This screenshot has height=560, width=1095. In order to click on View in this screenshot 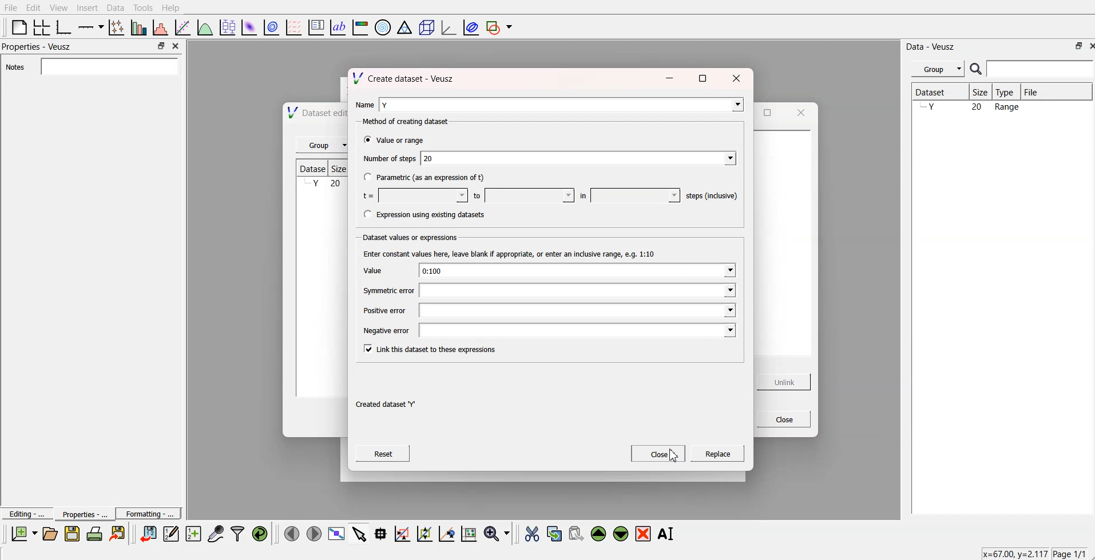, I will do `click(59, 7)`.